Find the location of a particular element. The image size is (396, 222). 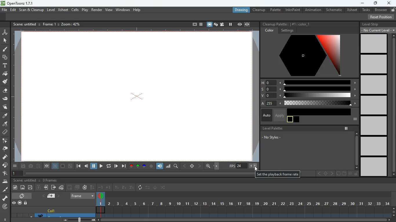

mouse is located at coordinates (5, 40).